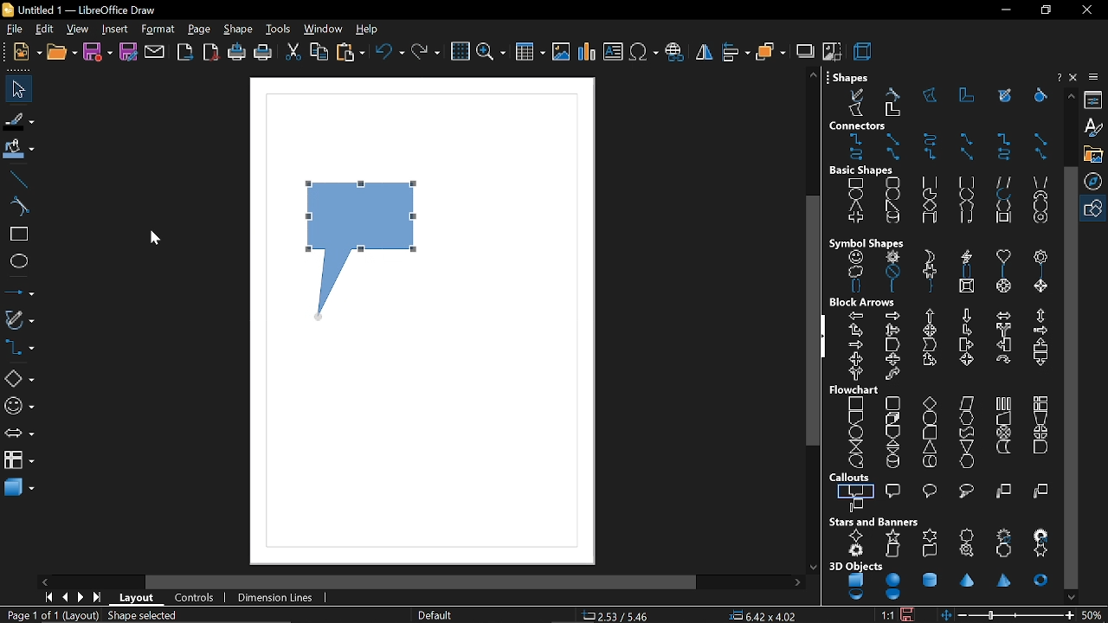  What do you see at coordinates (930, 344) in the screenshot?
I see `chevron` at bounding box center [930, 344].